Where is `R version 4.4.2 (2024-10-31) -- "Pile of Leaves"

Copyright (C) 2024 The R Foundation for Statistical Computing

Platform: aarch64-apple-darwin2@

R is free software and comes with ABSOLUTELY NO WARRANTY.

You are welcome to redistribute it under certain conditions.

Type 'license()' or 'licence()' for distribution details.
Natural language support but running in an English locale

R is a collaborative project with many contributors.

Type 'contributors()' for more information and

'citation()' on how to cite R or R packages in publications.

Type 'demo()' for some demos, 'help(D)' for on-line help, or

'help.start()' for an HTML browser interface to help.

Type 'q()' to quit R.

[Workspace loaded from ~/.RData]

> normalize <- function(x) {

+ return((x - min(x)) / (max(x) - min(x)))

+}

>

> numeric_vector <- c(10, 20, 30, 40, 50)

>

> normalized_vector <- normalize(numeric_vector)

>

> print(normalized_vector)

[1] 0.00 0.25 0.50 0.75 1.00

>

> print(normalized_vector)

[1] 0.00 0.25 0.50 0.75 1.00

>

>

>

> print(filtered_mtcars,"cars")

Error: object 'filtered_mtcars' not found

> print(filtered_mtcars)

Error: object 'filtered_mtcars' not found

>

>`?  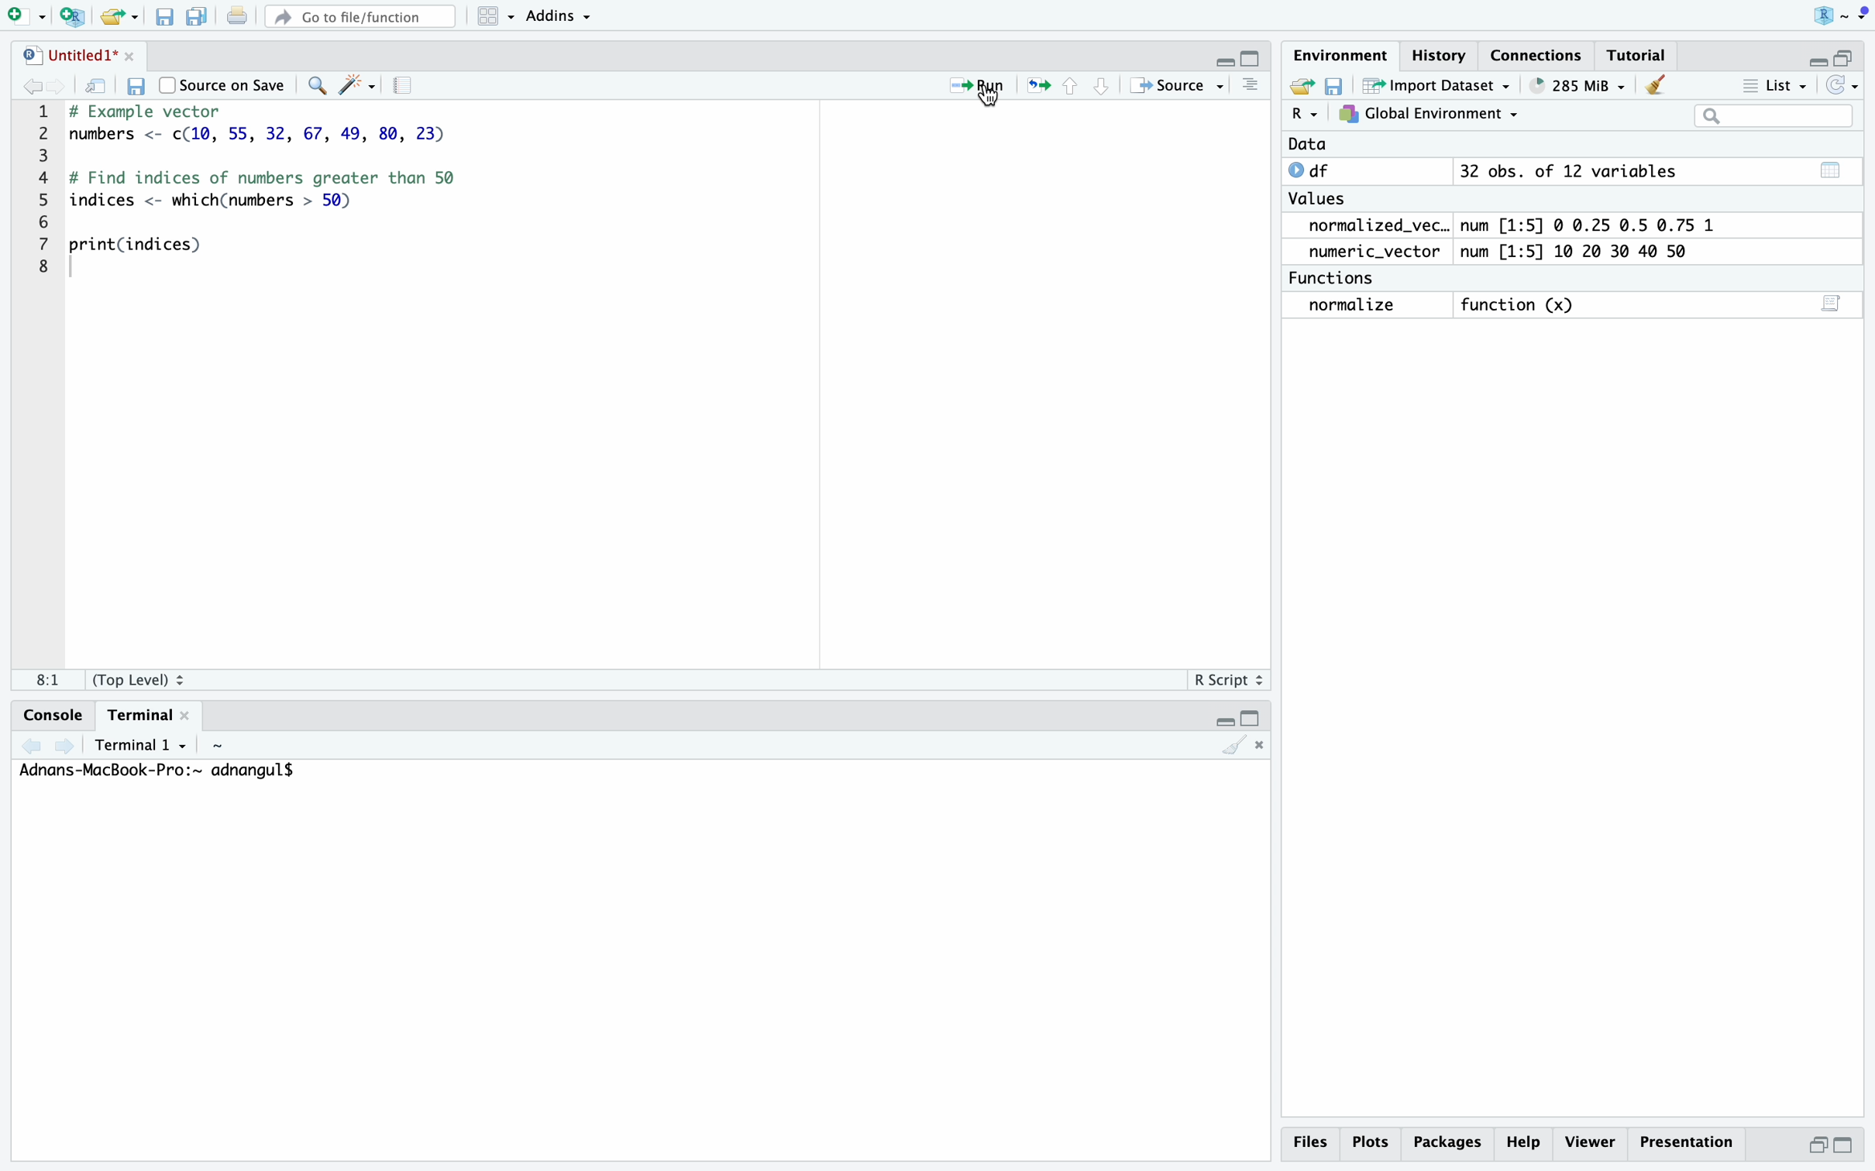 R version 4.4.2 (2024-10-31) -- "Pile of Leaves"

Copyright (C) 2024 The R Foundation for Statistical Computing

Platform: aarch64-apple-darwin2@

R is free software and comes with ABSOLUTELY NO WARRANTY.

You are welcome to redistribute it under certain conditions.

Type 'license()' or 'licence()' for distribution details.
Natural language support but running in an English locale

R is a collaborative project with many contributors.

Type 'contributors()' for more information and

'citation()' on how to cite R or R packages in publications.

Type 'demo()' for some demos, 'help(D)' for on-line help, or

'help.start()' for an HTML browser interface to help.

Type 'q()' to quit R.

[Workspace loaded from ~/.RData]

> normalize <- function(x) {

+ return((x - min(x)) / (max(x) - min(x)))

+}

>

> numeric_vector <- c(10, 20, 30, 40, 50)

>

> normalized_vector <- normalize(numeric_vector)

>

> print(normalized_vector)

[1] 0.00 0.25 0.50 0.75 1.00

>

> print(normalized_vector)

[1] 0.00 0.25 0.50 0.75 1.00

>

>

>

> print(filtered_mtcars,"cars")

Error: object 'filtered_mtcars' not found

> print(filtered_mtcars)

Error: object 'filtered_mtcars' not found

>

> is located at coordinates (213, 772).